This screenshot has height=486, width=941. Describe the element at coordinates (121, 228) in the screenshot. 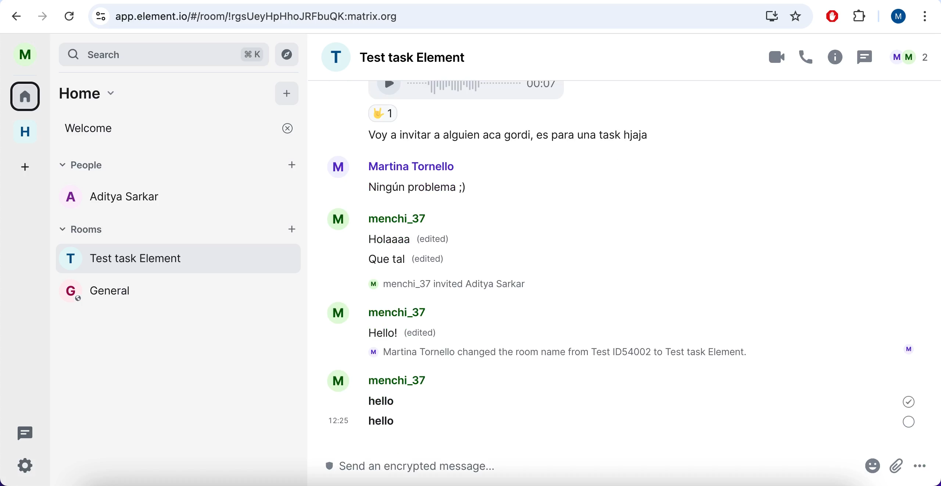

I see `rooms` at that location.